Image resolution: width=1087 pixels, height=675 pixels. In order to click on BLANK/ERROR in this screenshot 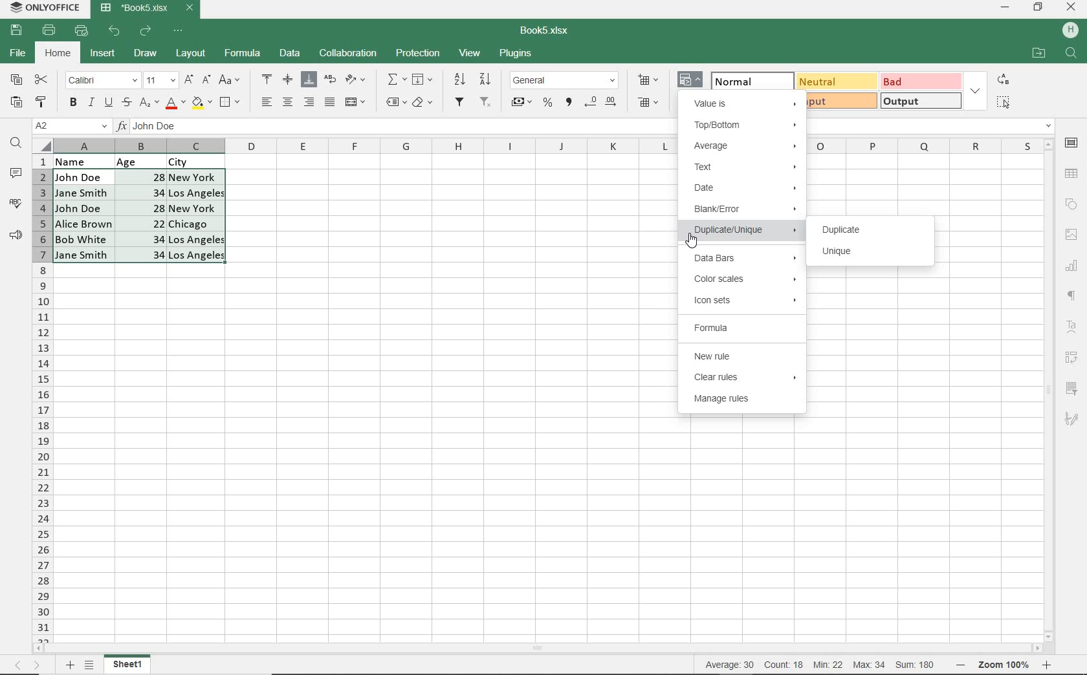, I will do `click(743, 211)`.